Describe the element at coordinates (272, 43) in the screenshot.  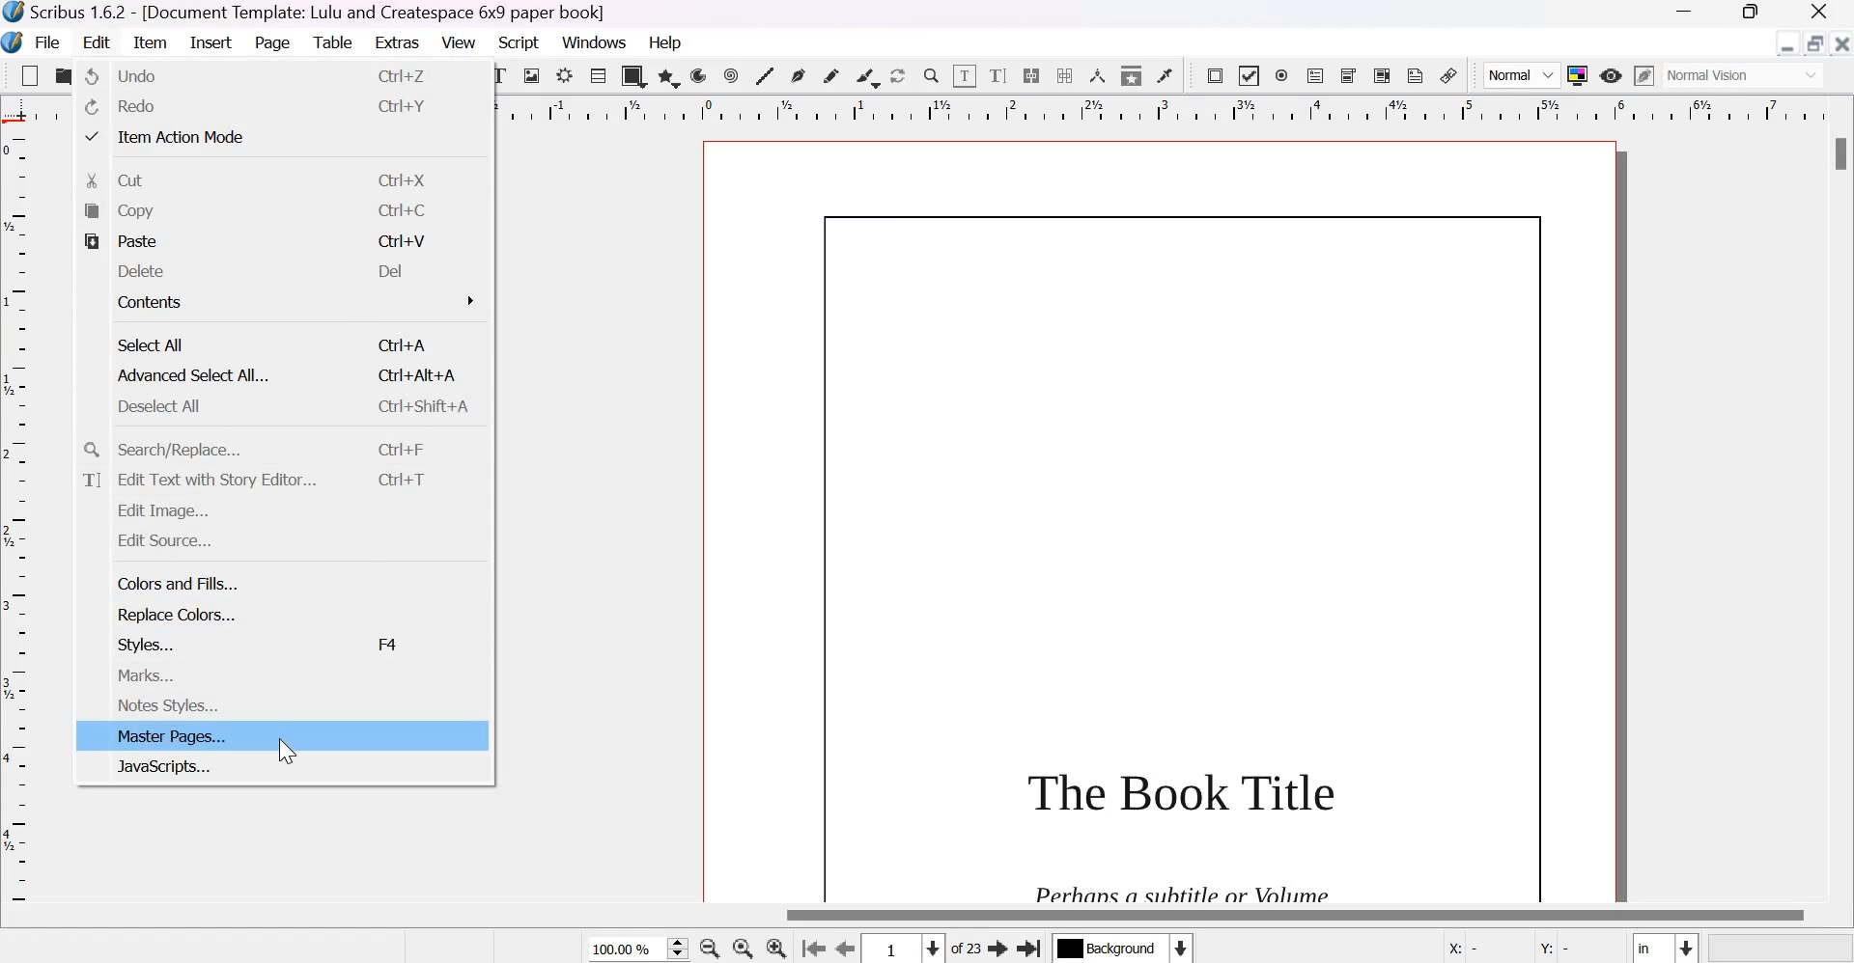
I see `Page` at that location.